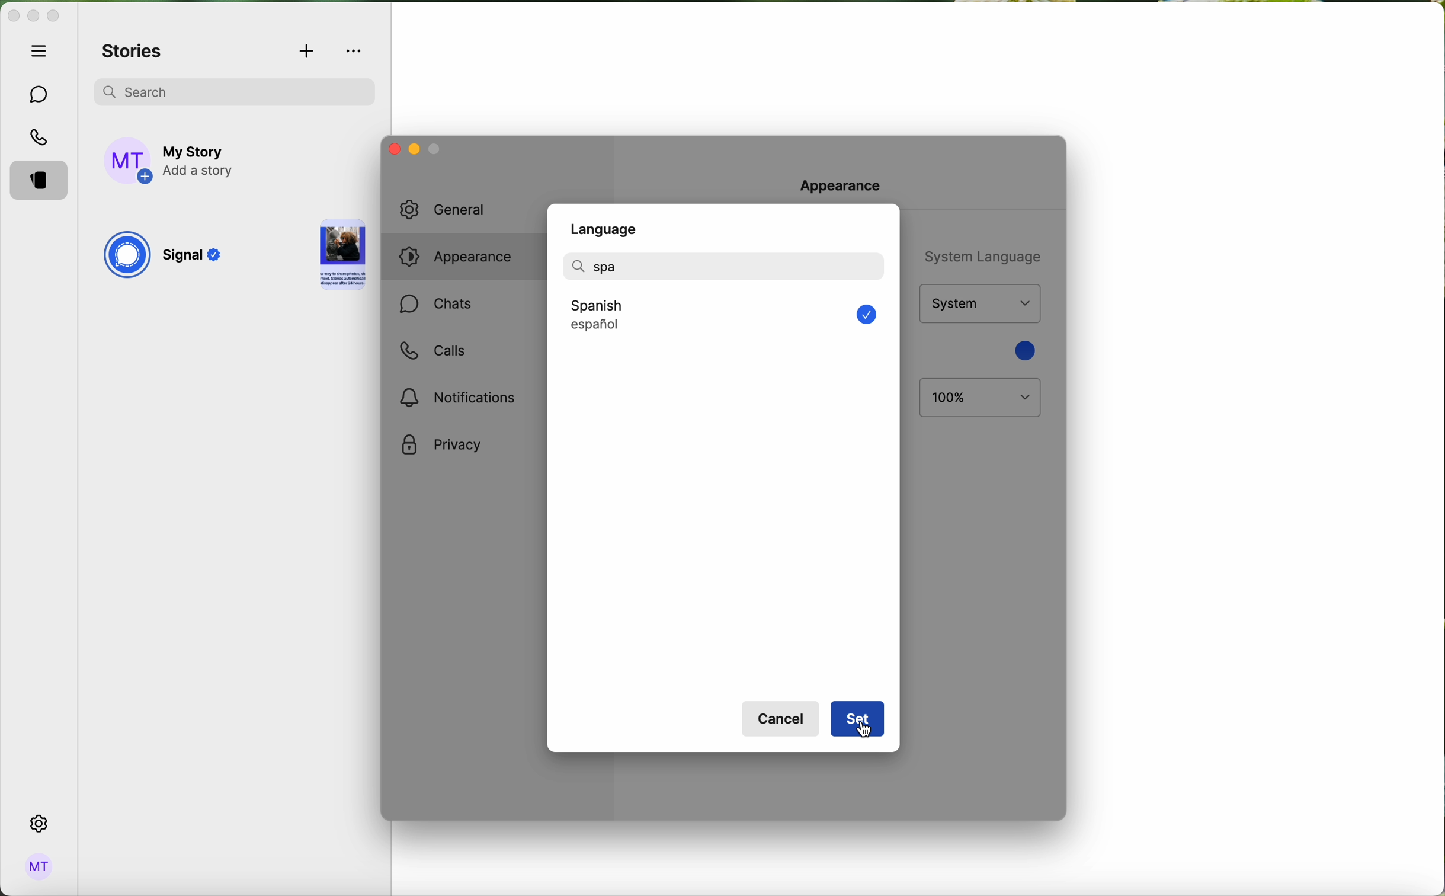 Image resolution: width=1445 pixels, height=896 pixels. I want to click on click on appearance, so click(464, 259).